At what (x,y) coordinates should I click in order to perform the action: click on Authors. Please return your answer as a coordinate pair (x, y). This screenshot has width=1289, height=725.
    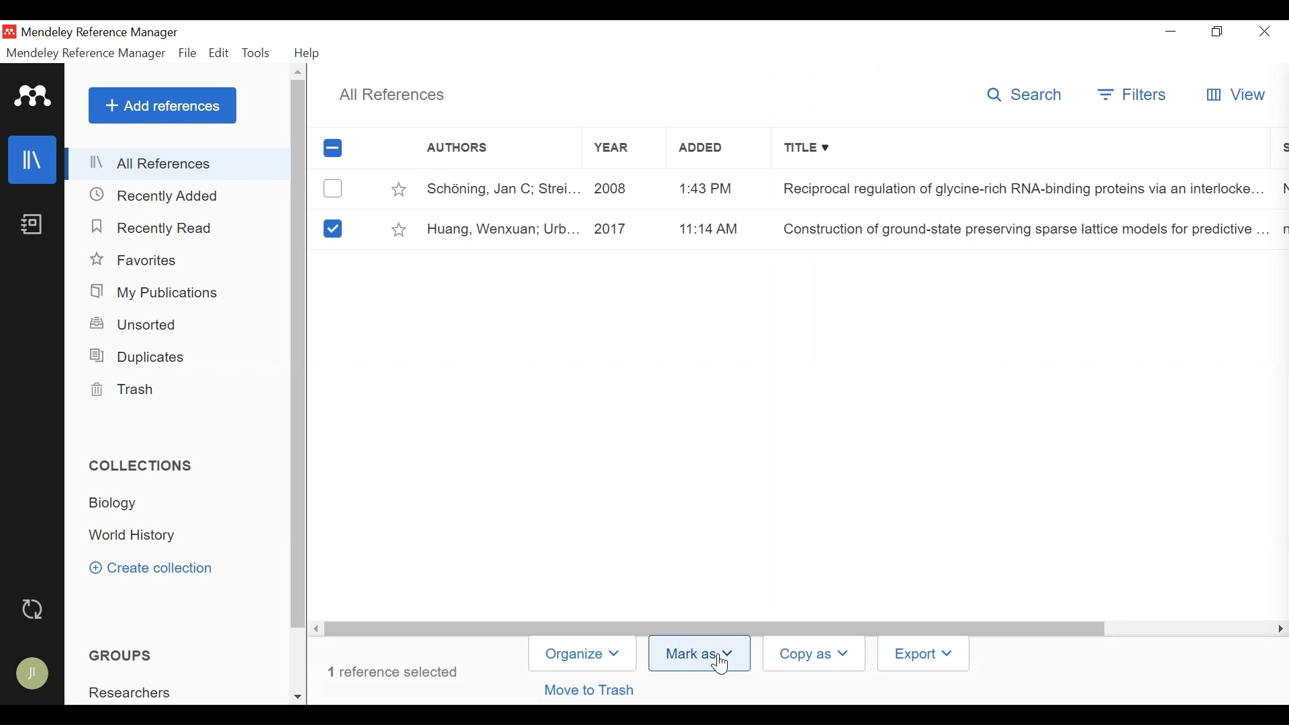
    Looking at the image, I should click on (486, 149).